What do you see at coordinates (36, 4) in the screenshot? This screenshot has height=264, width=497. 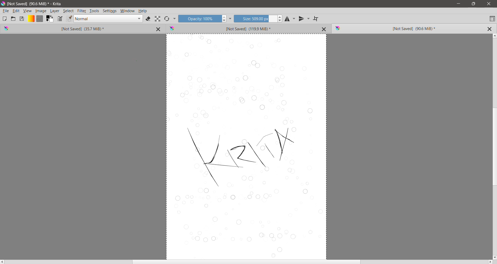 I see `Fie Title, Size - Application Name` at bounding box center [36, 4].